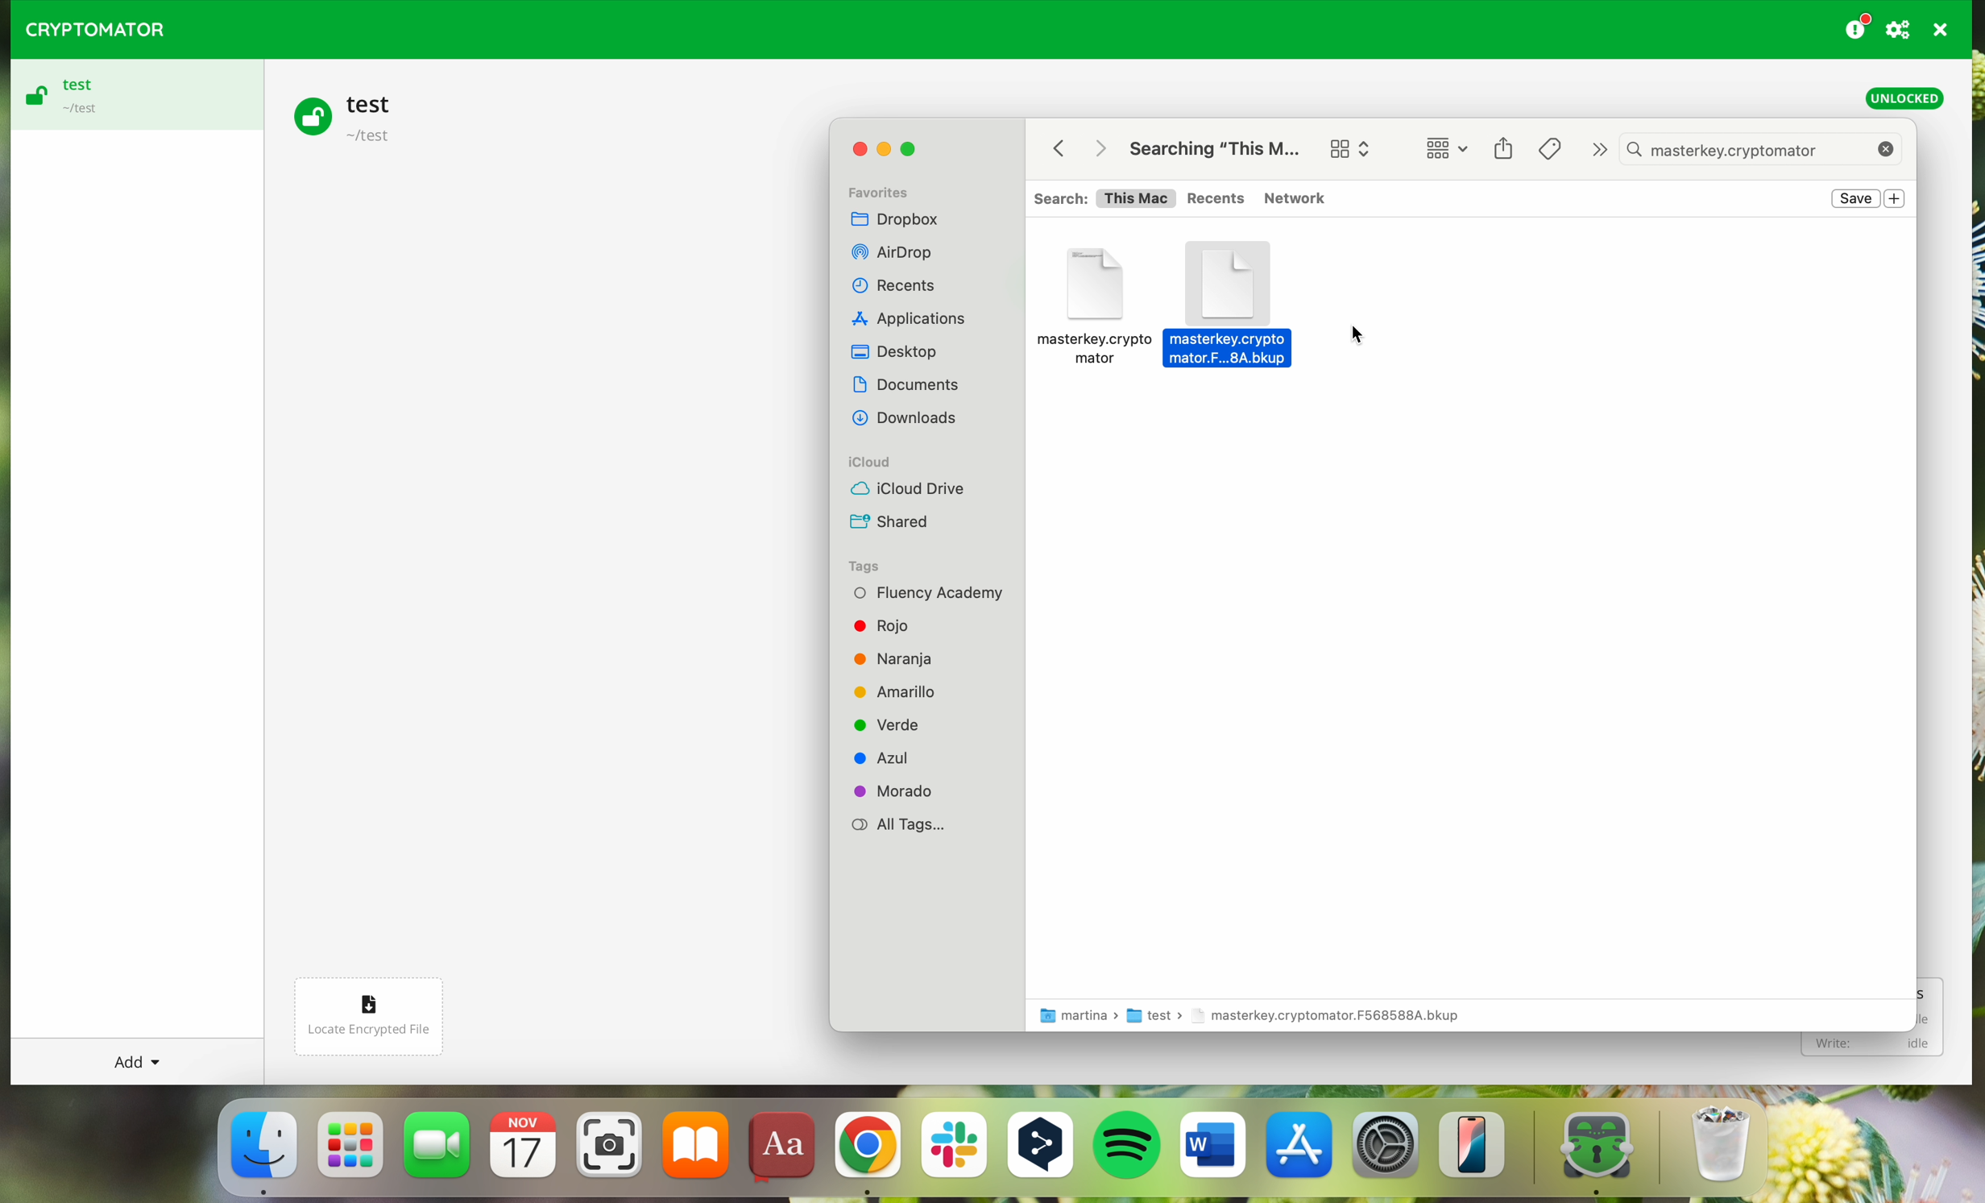 This screenshot has height=1203, width=1985. What do you see at coordinates (1941, 30) in the screenshot?
I see `quit program` at bounding box center [1941, 30].